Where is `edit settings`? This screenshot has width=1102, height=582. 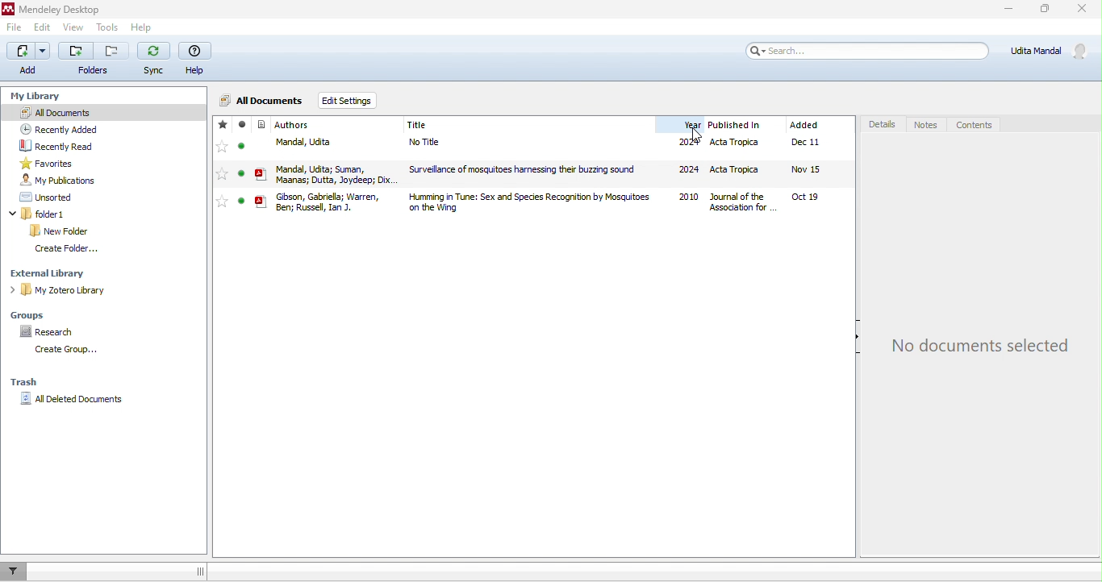 edit settings is located at coordinates (374, 102).